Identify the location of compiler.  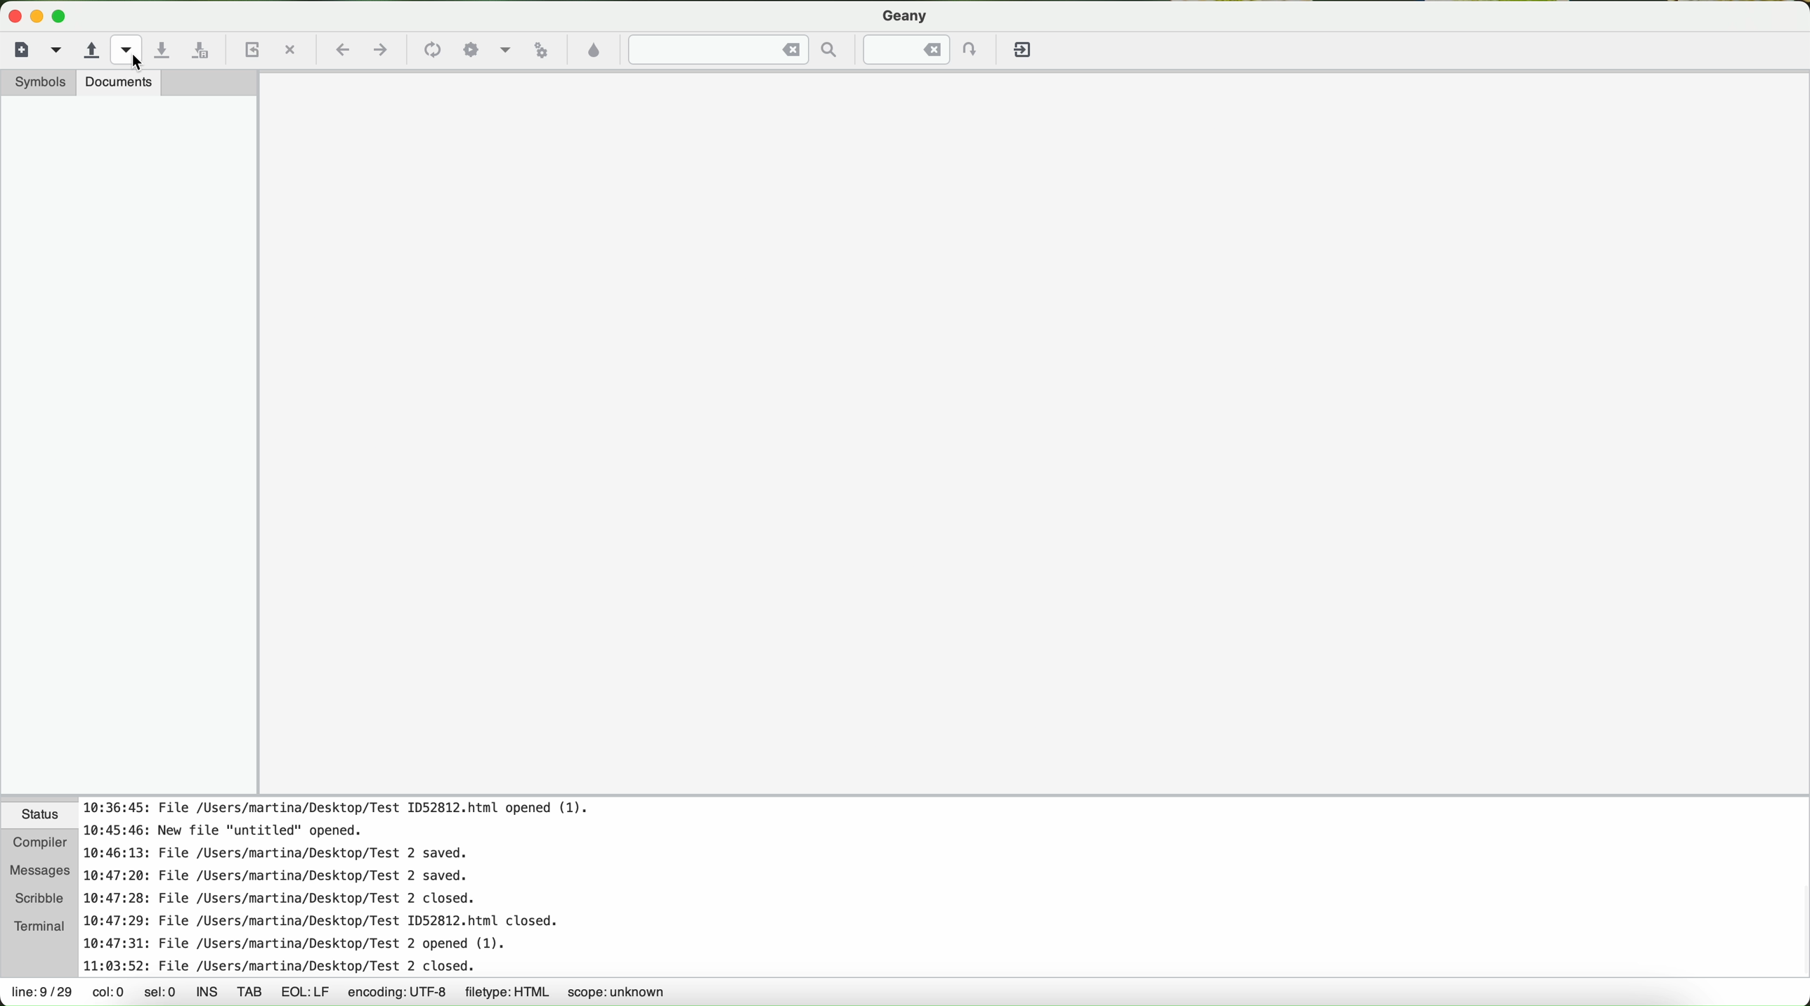
(37, 845).